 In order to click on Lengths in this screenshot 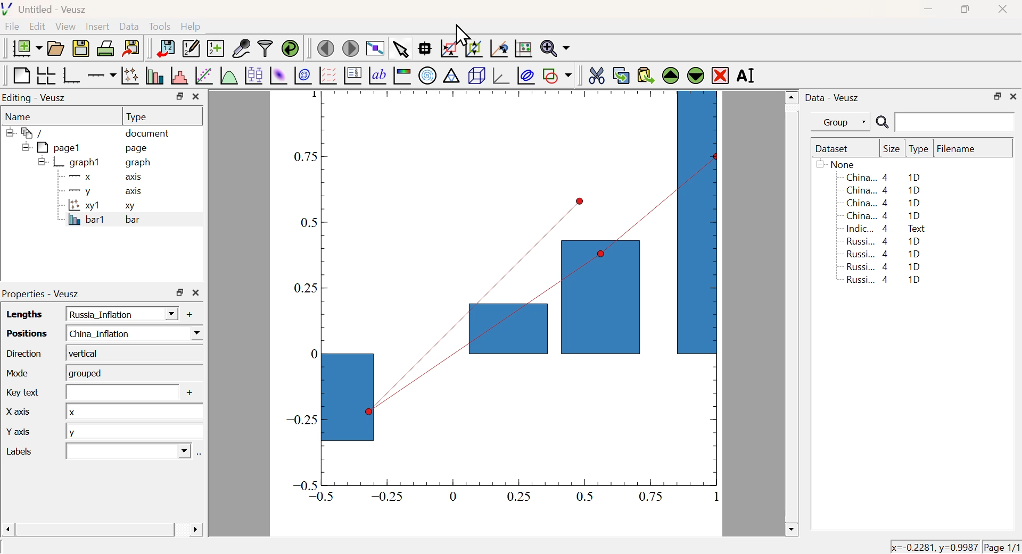, I will do `click(21, 314)`.